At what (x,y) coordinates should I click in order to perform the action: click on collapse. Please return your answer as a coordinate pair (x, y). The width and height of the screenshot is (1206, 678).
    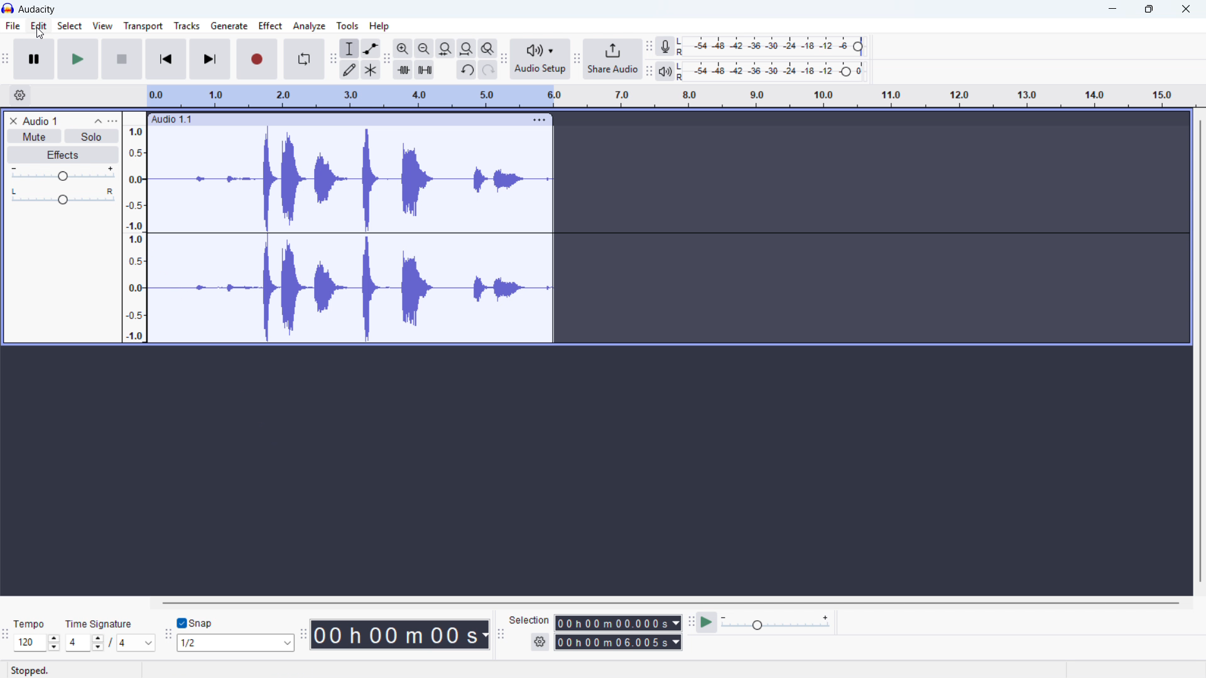
    Looking at the image, I should click on (97, 121).